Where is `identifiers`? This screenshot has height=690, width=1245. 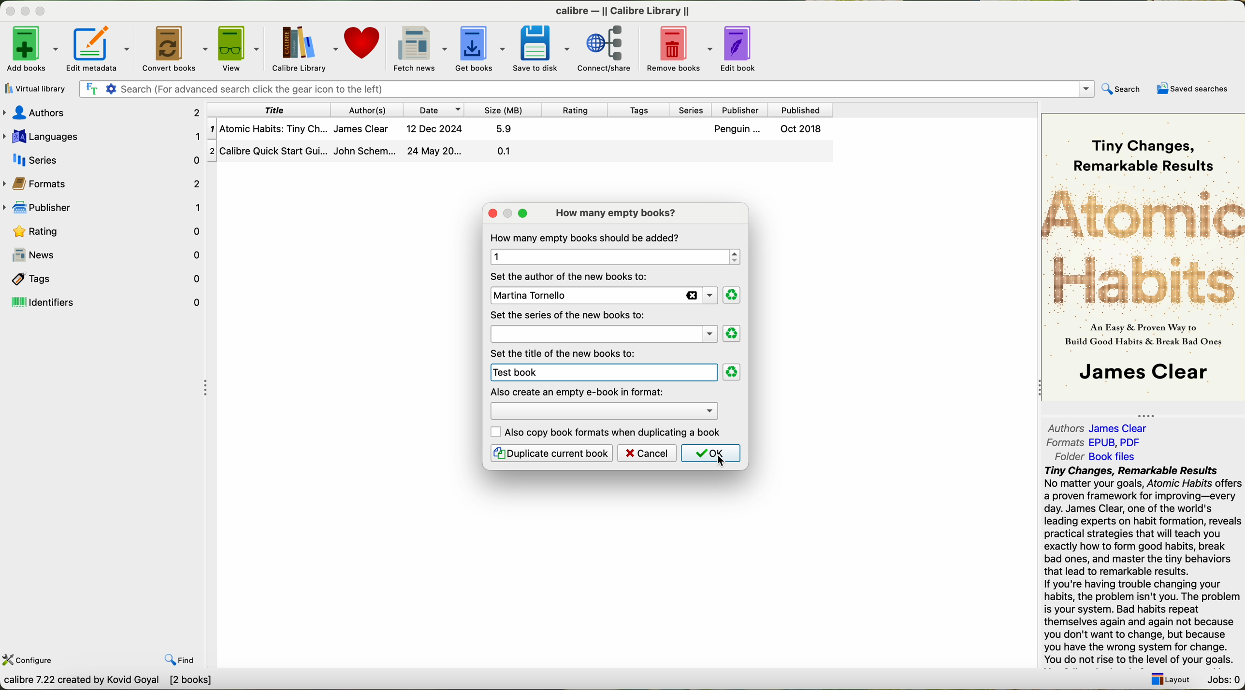
identifiers is located at coordinates (104, 302).